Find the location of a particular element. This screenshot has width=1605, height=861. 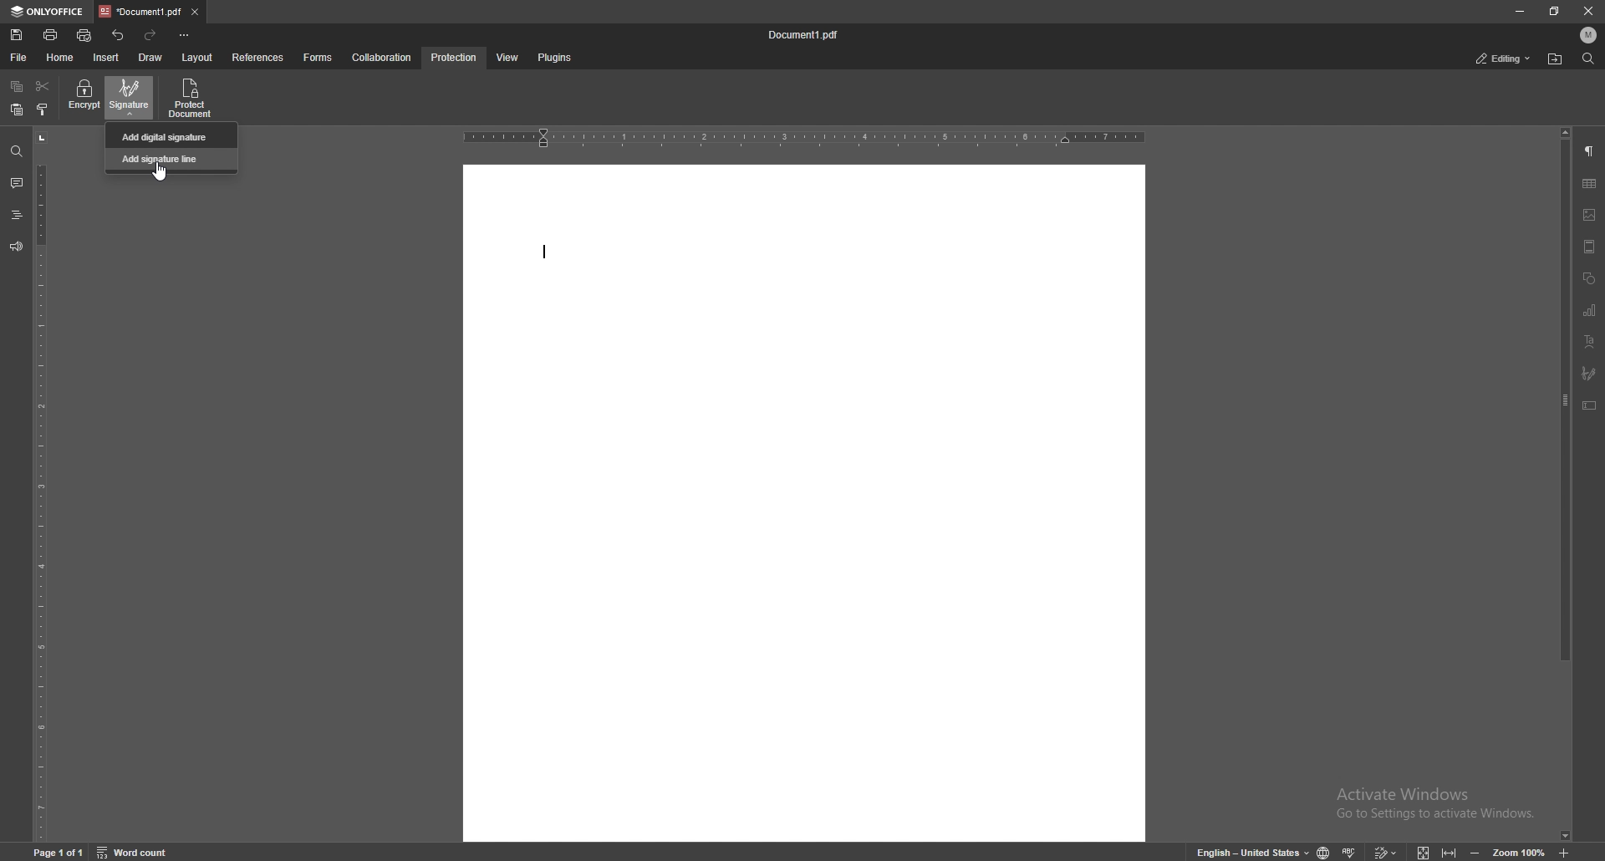

copy style is located at coordinates (43, 110).